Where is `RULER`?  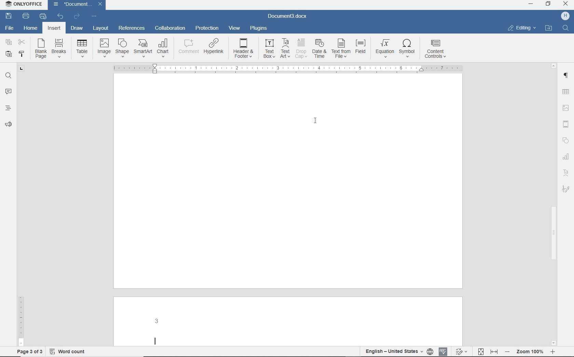 RULER is located at coordinates (21, 307).